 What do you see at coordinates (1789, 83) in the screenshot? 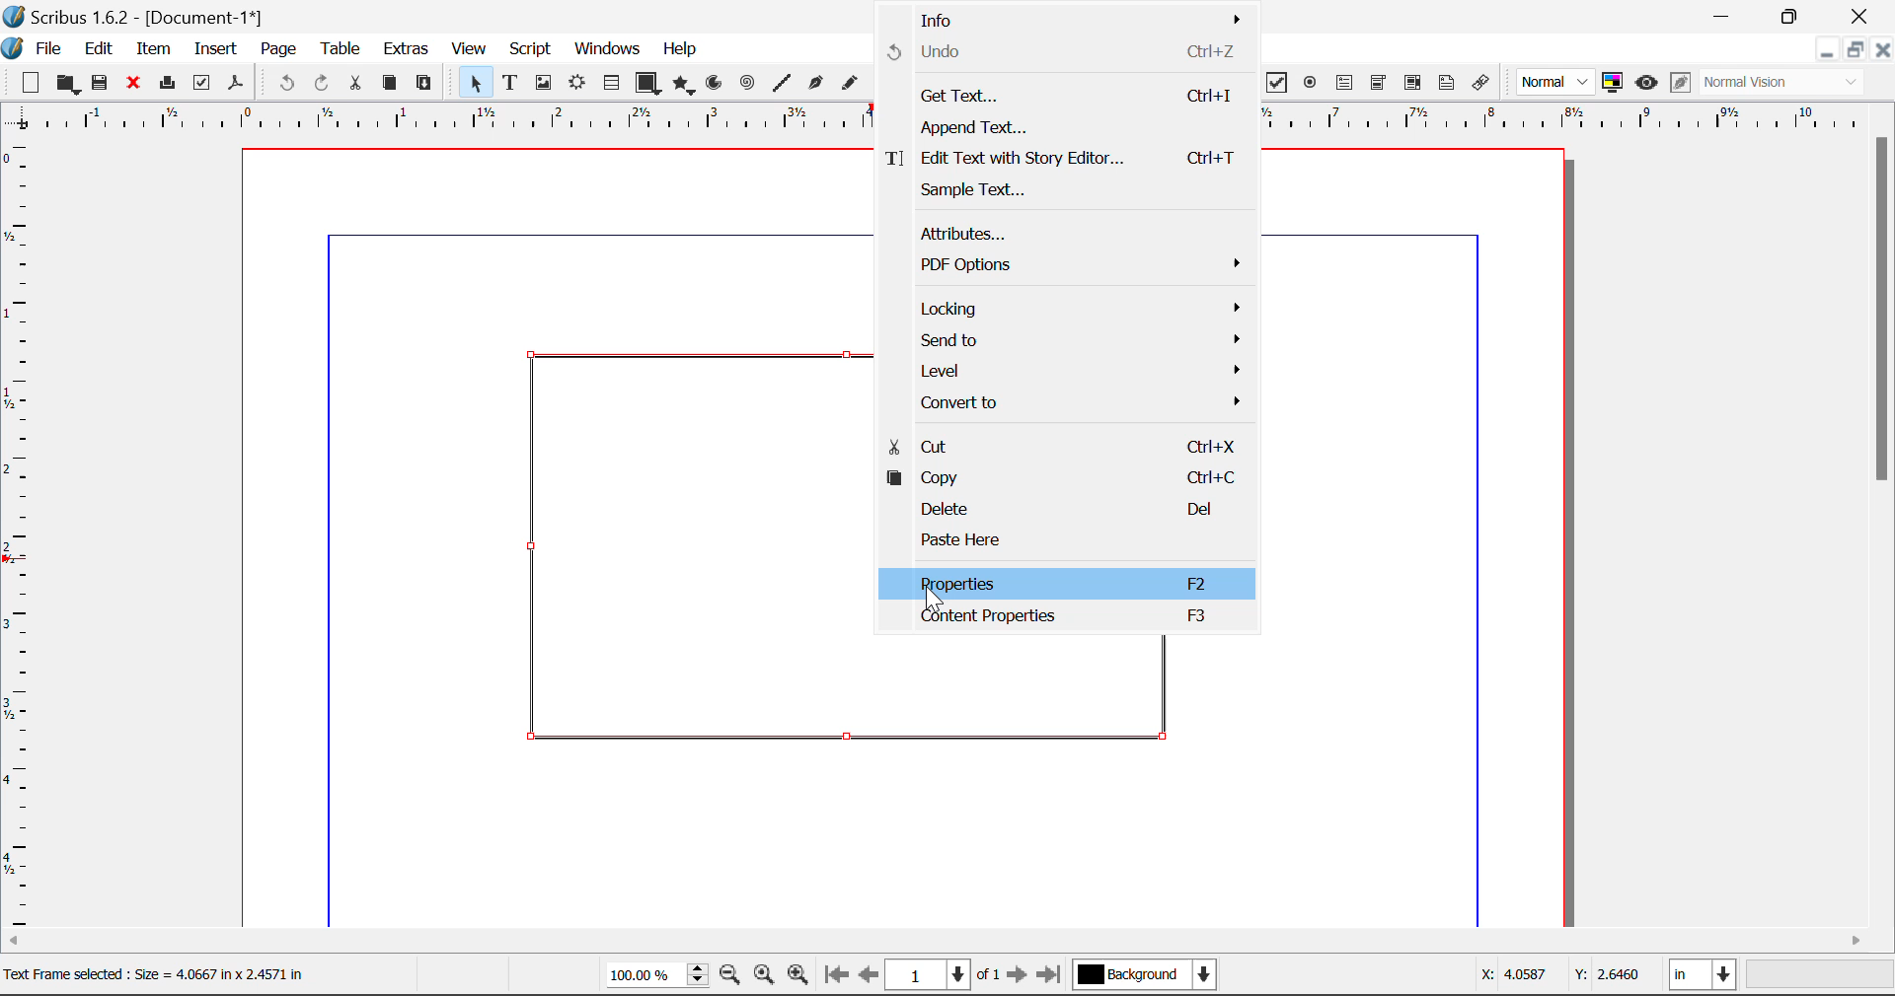
I see `Display Visual Appearance` at bounding box center [1789, 83].